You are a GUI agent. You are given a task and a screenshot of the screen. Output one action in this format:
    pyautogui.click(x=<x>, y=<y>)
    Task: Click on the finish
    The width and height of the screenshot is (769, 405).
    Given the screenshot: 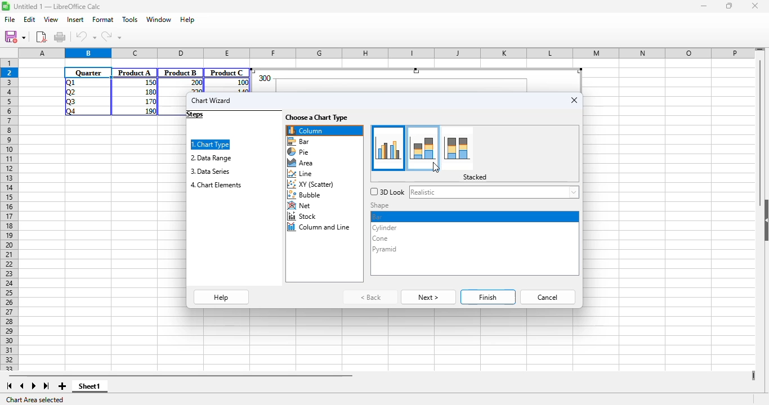 What is the action you would take?
    pyautogui.click(x=489, y=297)
    